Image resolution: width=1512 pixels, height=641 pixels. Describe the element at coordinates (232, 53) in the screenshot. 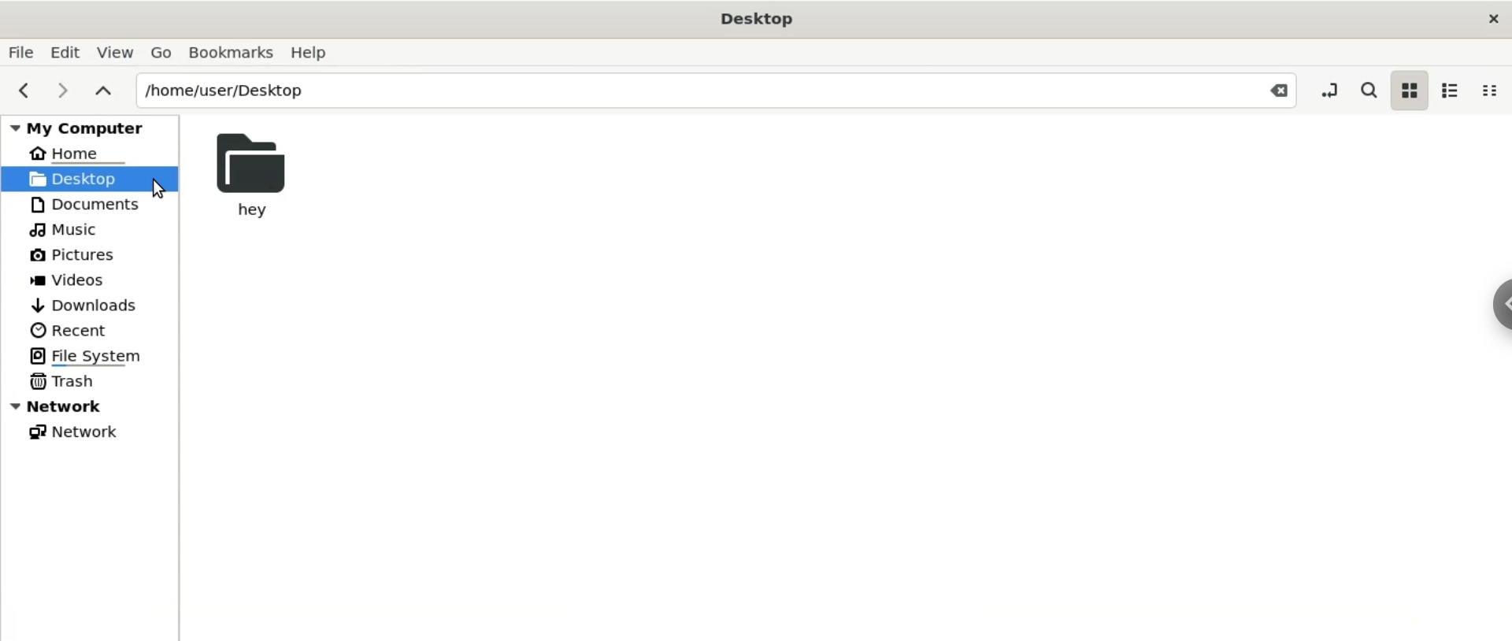

I see `Bookmarks` at that location.